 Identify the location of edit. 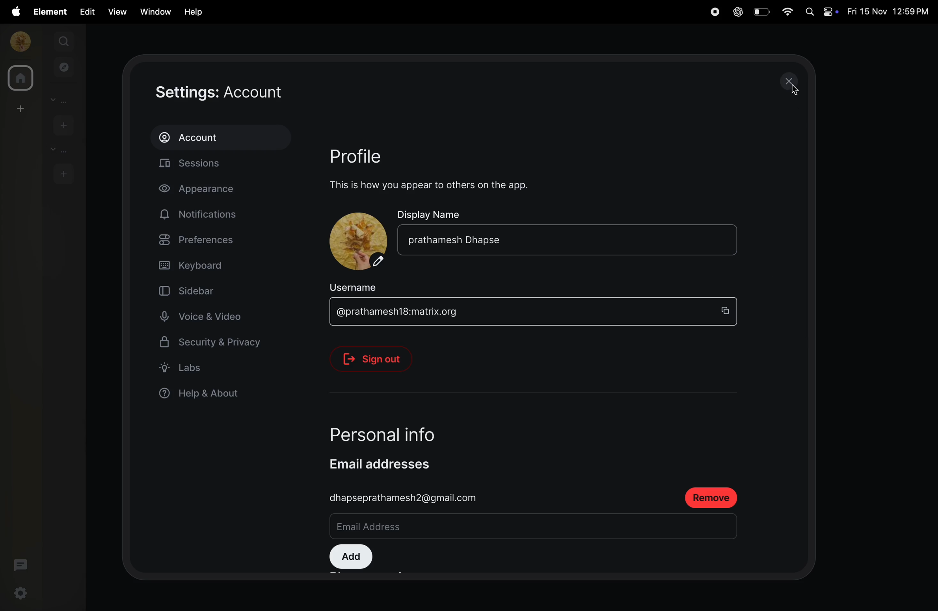
(87, 11).